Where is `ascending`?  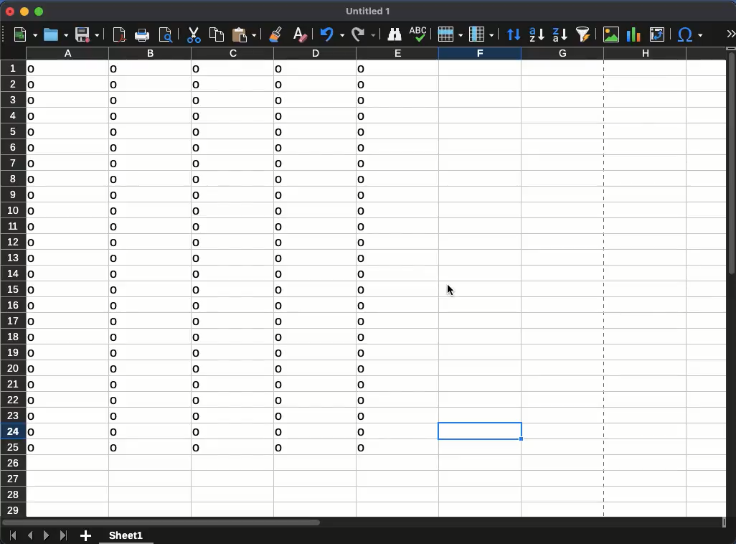 ascending is located at coordinates (536, 35).